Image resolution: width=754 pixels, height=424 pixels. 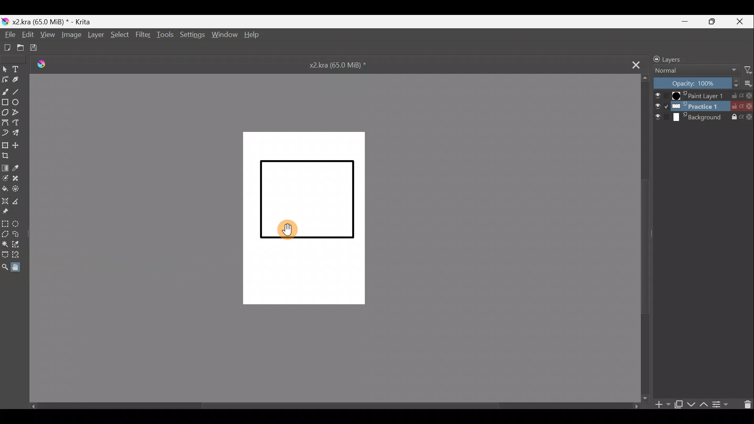 I want to click on Background, so click(x=704, y=118).